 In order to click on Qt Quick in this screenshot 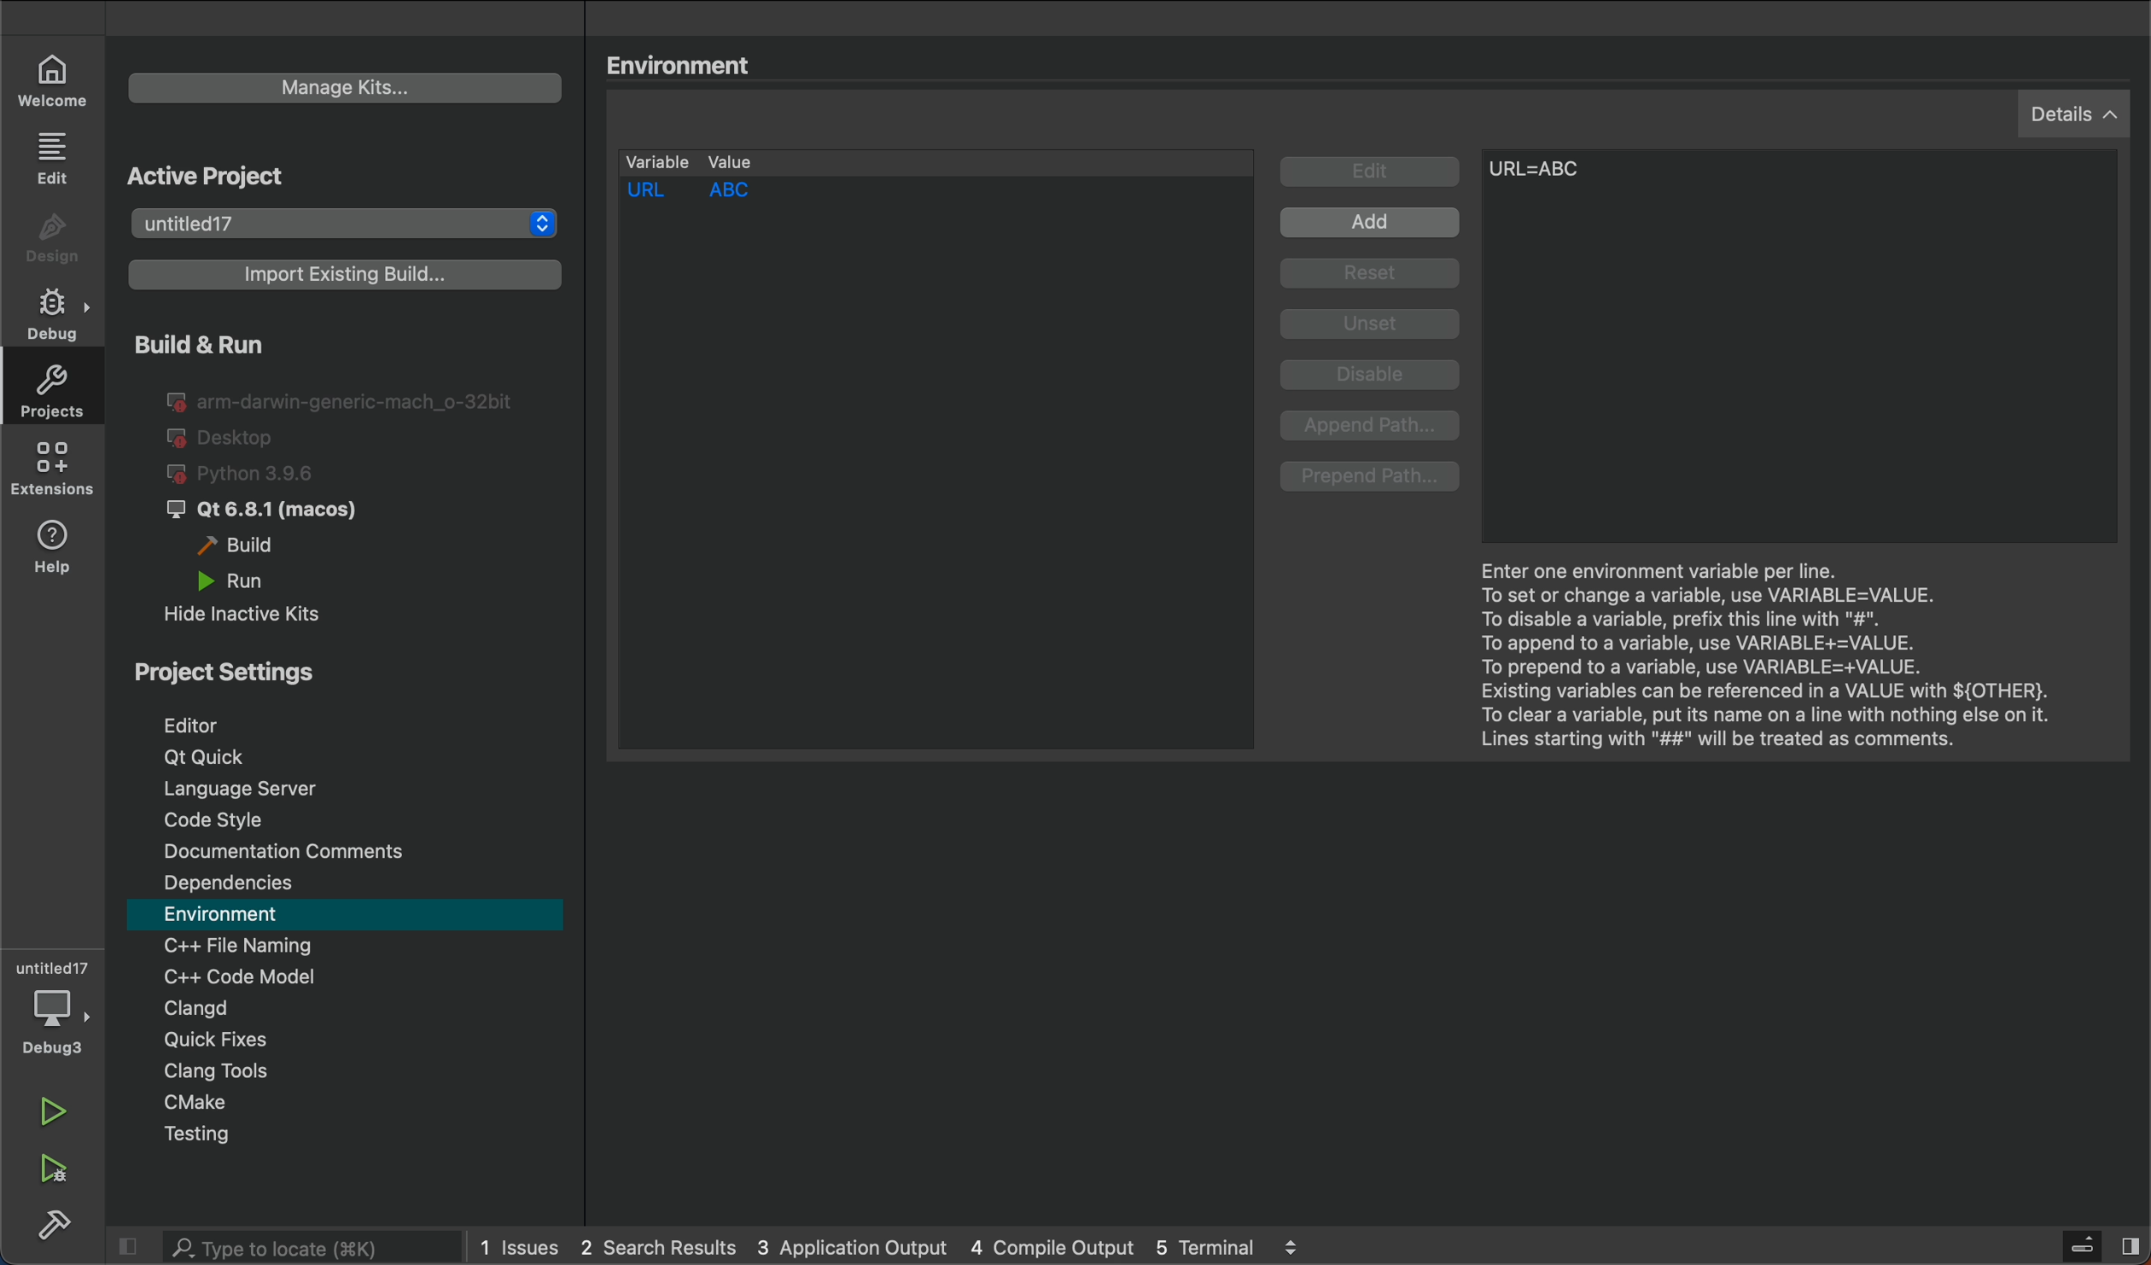, I will do `click(358, 757)`.